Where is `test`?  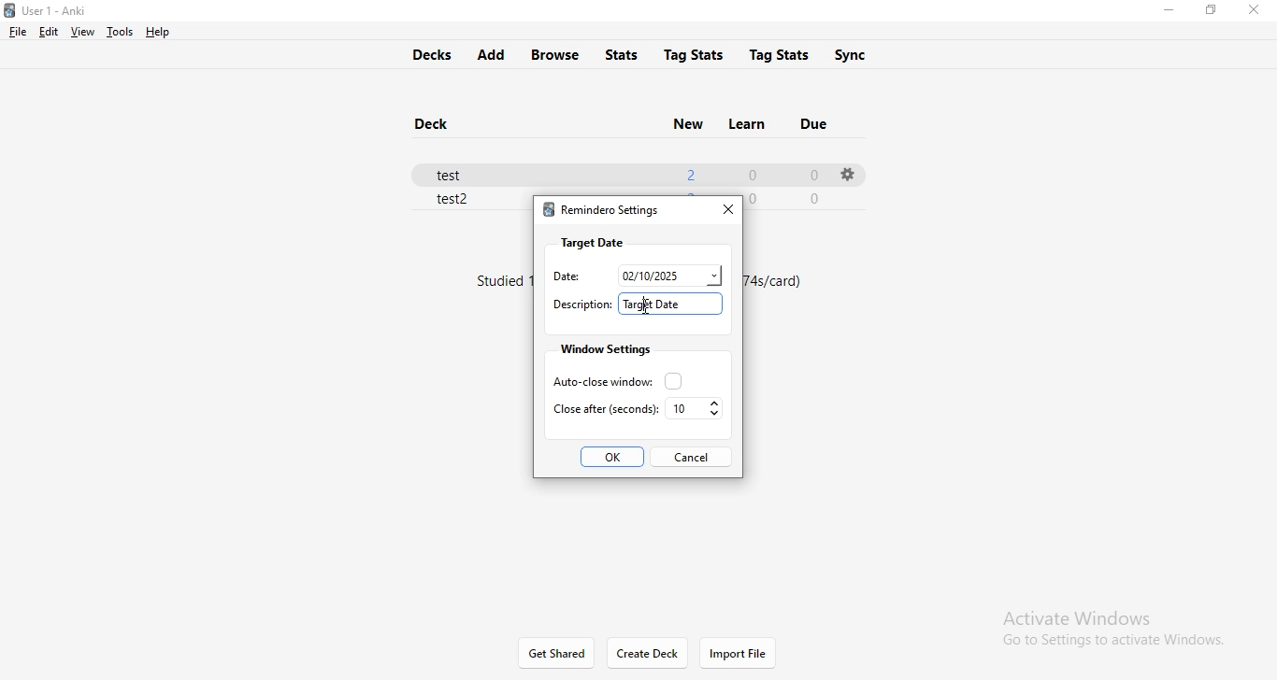
test is located at coordinates (457, 172).